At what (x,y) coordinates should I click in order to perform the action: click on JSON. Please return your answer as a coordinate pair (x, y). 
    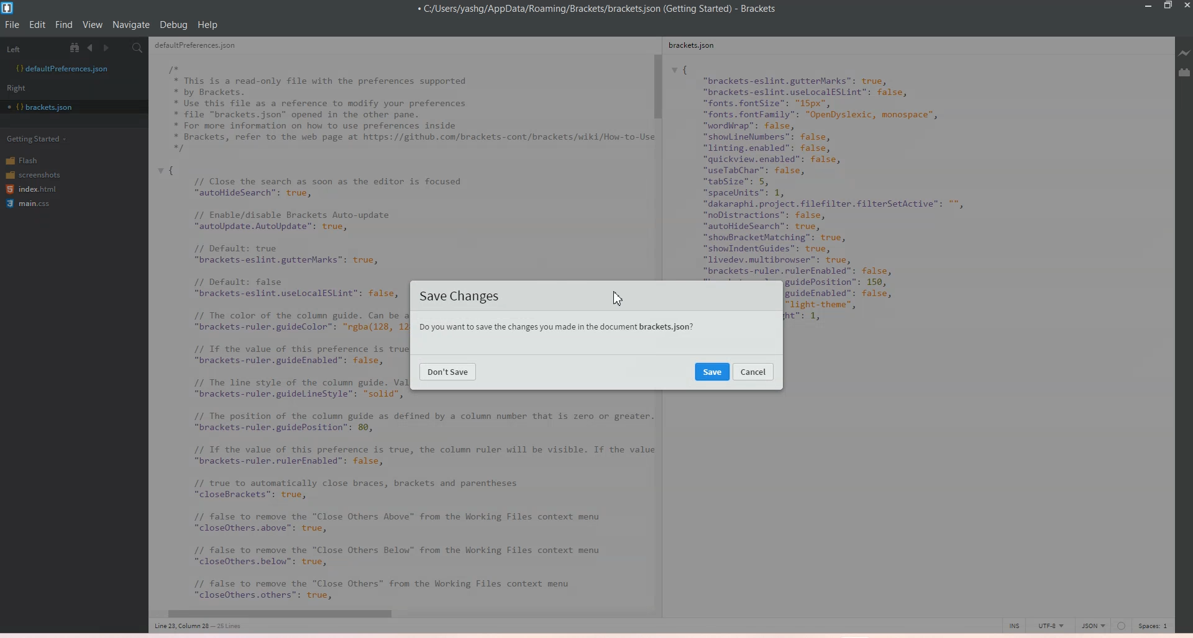
    Looking at the image, I should click on (1093, 624).